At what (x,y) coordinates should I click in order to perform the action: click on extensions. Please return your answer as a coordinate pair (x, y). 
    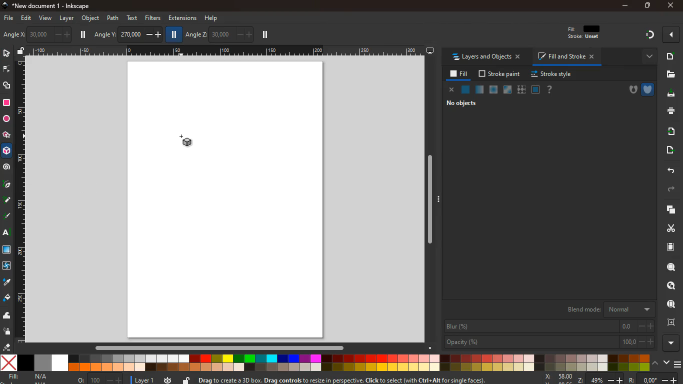
    Looking at the image, I should click on (182, 18).